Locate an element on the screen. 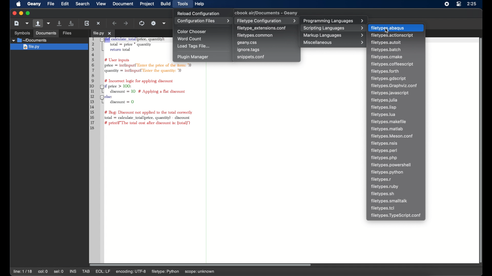 The width and height of the screenshot is (492, 276). open an existing file is located at coordinates (75, 33).